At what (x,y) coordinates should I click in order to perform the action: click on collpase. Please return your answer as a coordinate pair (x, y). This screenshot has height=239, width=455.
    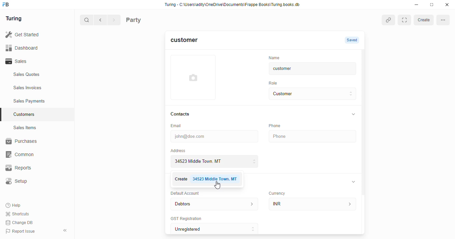
    Looking at the image, I should click on (65, 230).